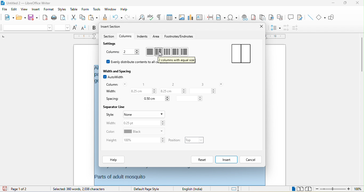 The width and height of the screenshot is (364, 192). I want to click on vertical scrollbar, so click(362, 55).